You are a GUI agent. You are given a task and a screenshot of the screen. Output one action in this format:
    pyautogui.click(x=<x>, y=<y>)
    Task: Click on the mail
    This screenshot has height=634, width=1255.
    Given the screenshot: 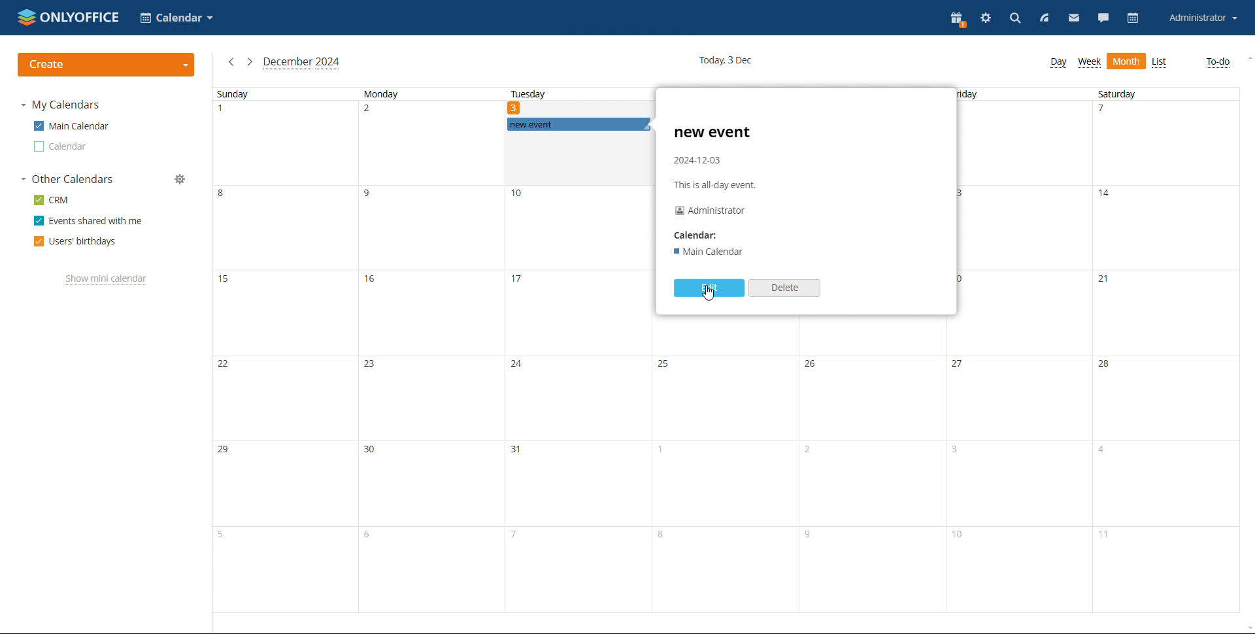 What is the action you would take?
    pyautogui.click(x=1073, y=18)
    